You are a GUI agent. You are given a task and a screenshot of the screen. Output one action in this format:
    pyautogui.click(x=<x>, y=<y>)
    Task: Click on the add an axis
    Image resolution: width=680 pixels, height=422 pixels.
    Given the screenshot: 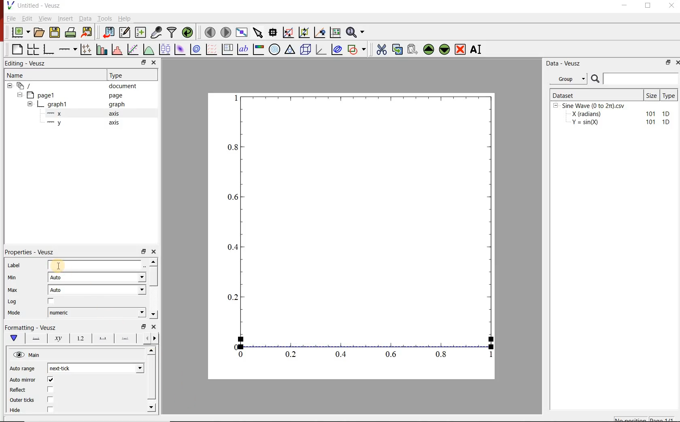 What is the action you would take?
    pyautogui.click(x=68, y=49)
    